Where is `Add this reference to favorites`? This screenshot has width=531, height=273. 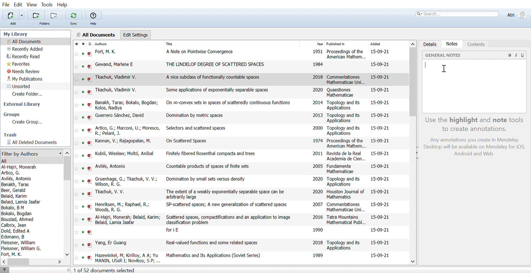 Add this reference to favorites is located at coordinates (76, 130).